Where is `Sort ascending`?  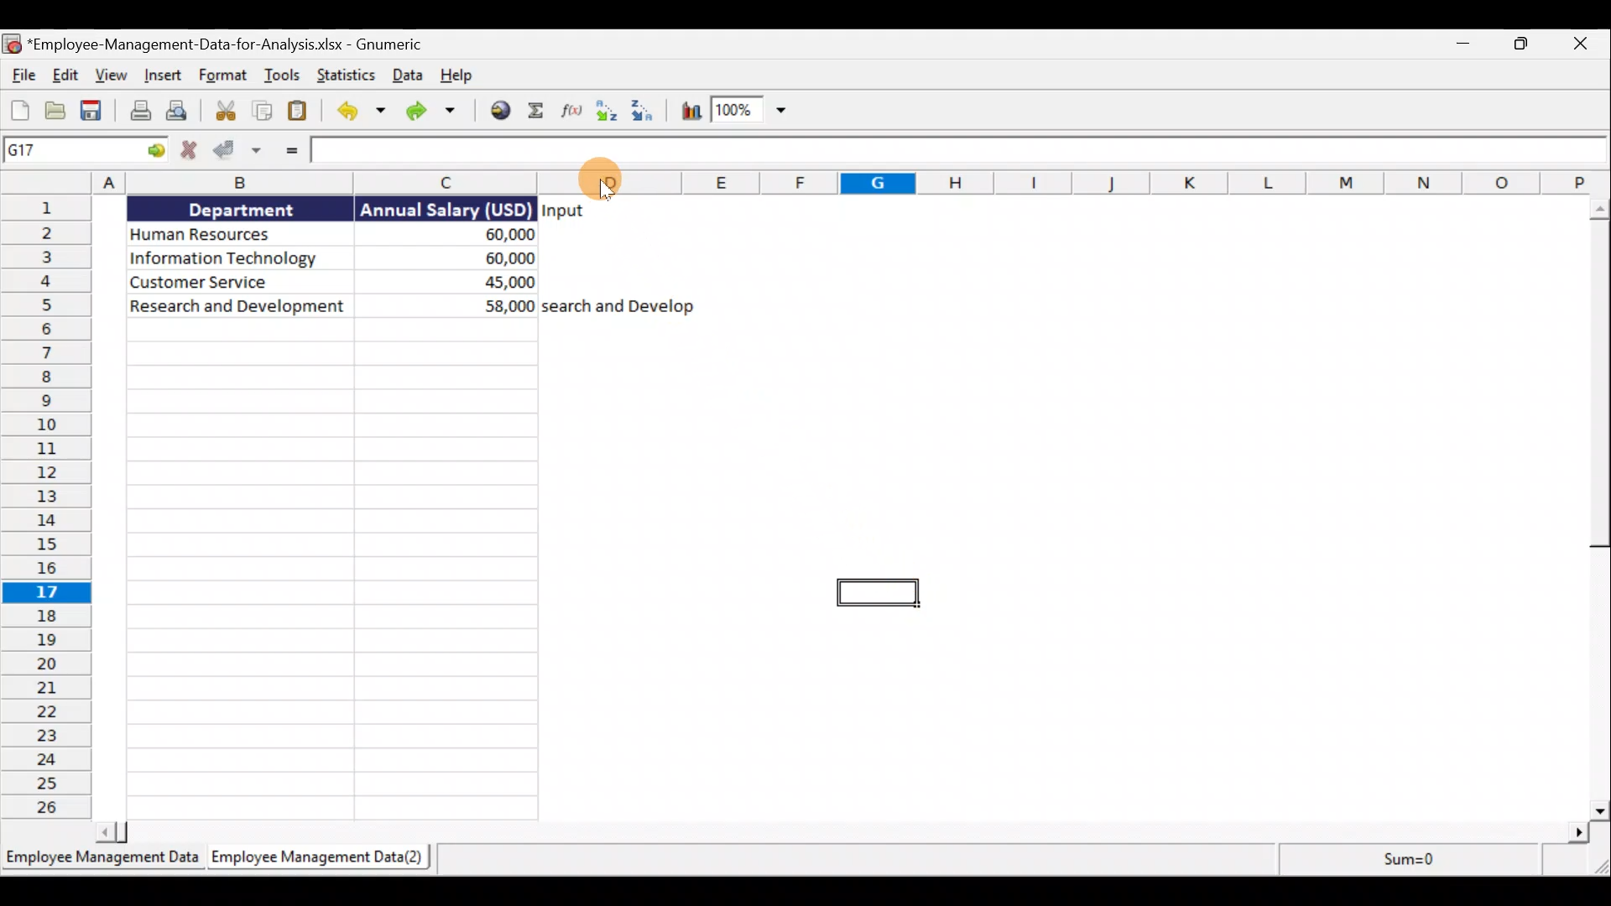 Sort ascending is located at coordinates (603, 113).